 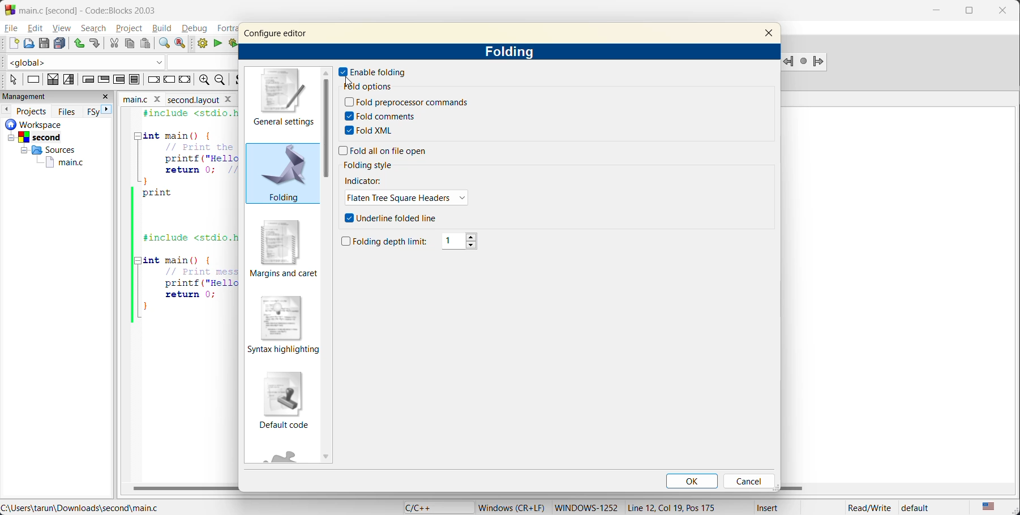 I want to click on build and run, so click(x=232, y=44).